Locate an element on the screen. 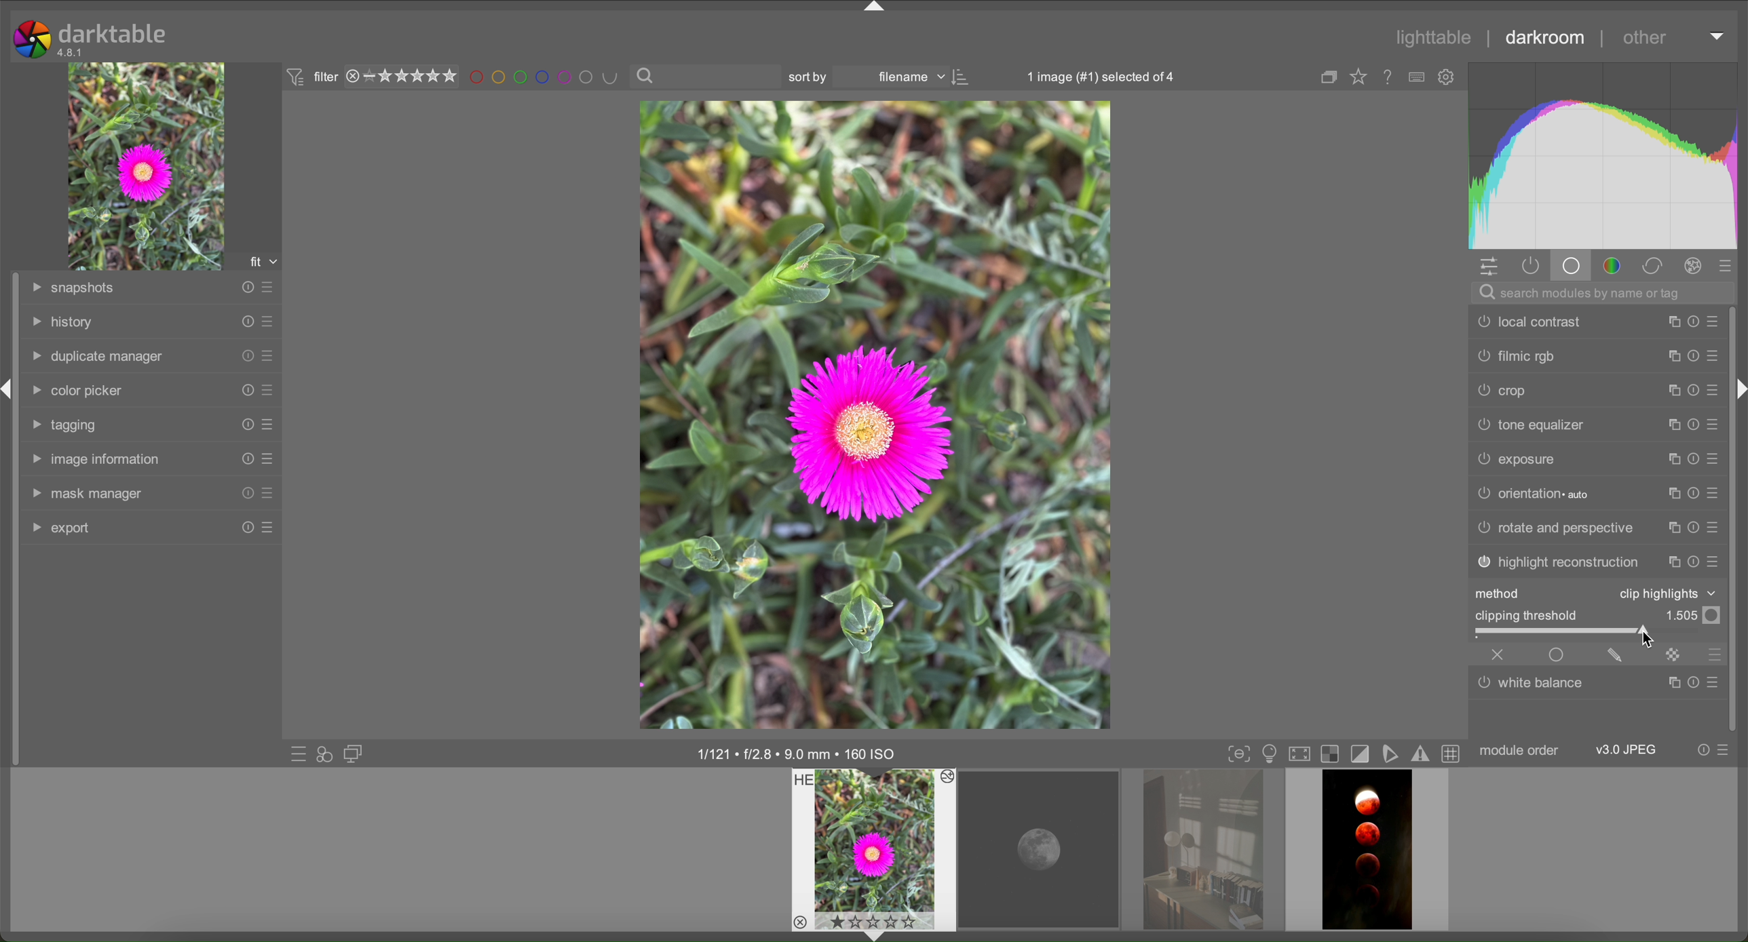 The width and height of the screenshot is (1748, 942). clip highlights is located at coordinates (1665, 593).